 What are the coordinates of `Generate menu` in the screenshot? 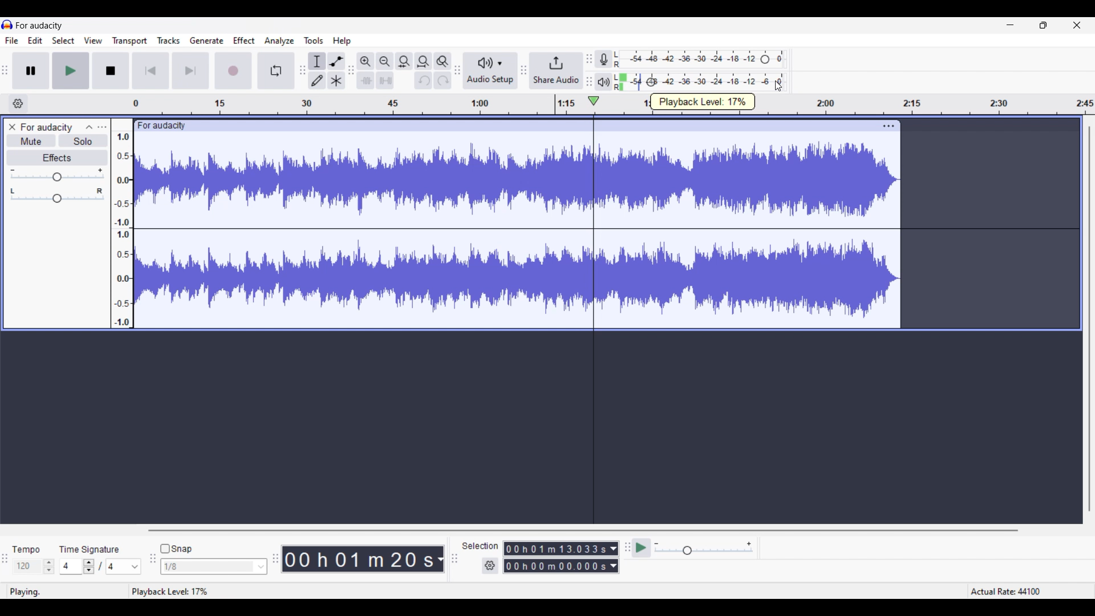 It's located at (207, 40).